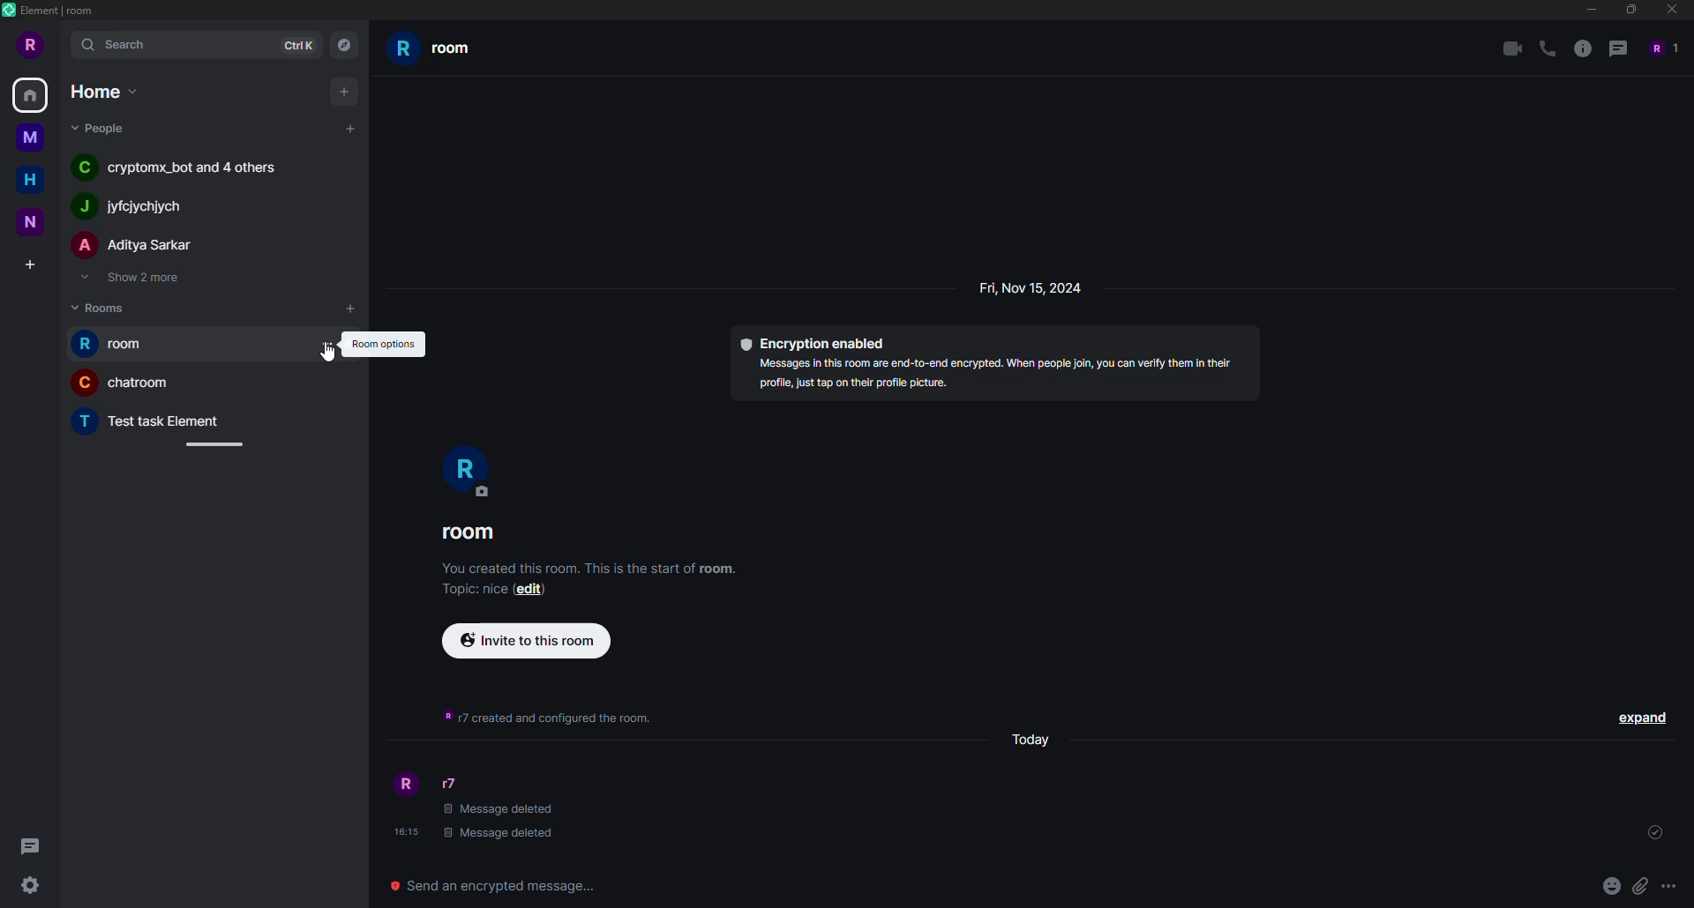  Describe the element at coordinates (502, 809) in the screenshot. I see `message deleted` at that location.